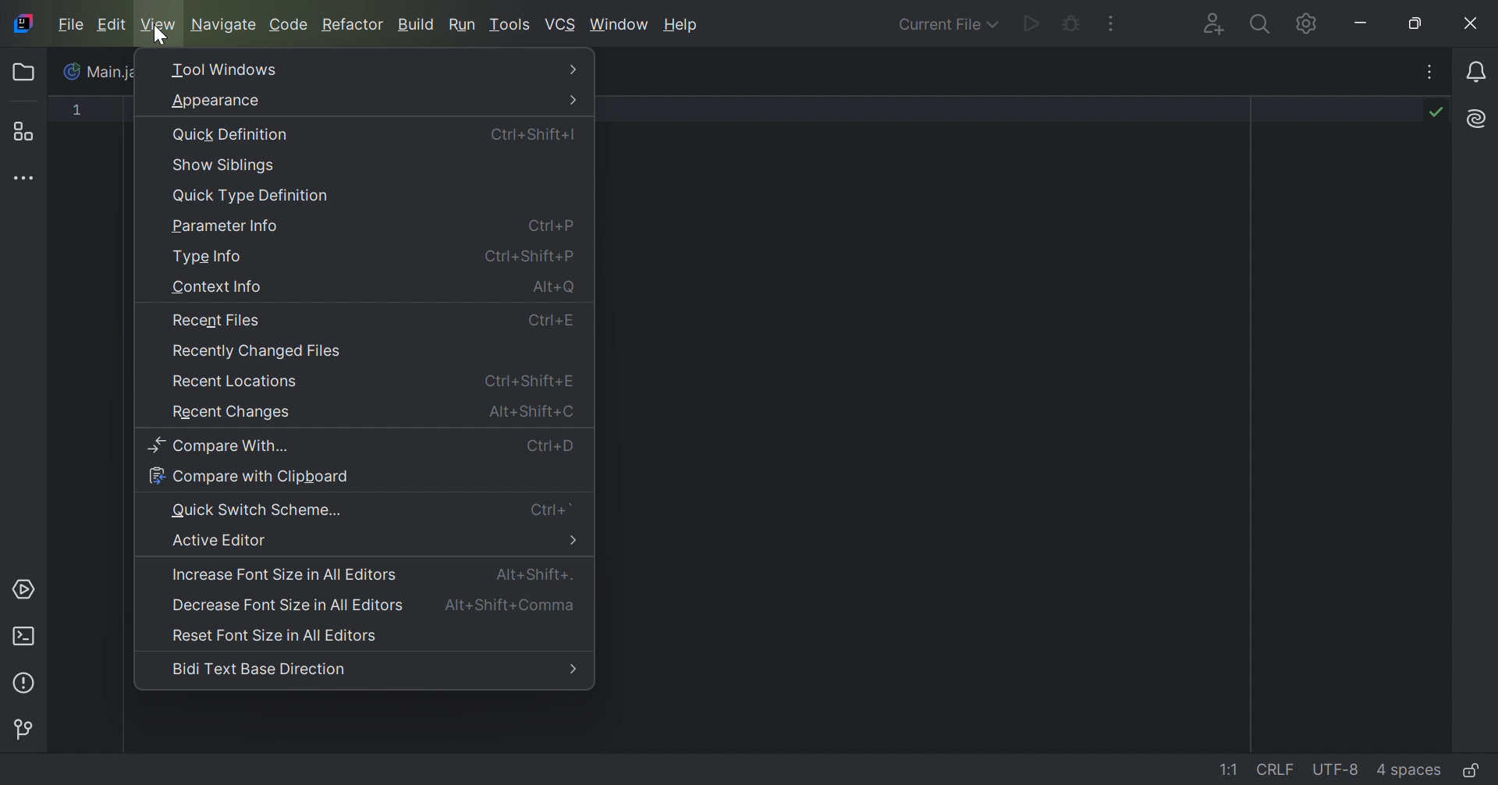 Image resolution: width=1498 pixels, height=785 pixels. I want to click on Ctrl+P, so click(552, 225).